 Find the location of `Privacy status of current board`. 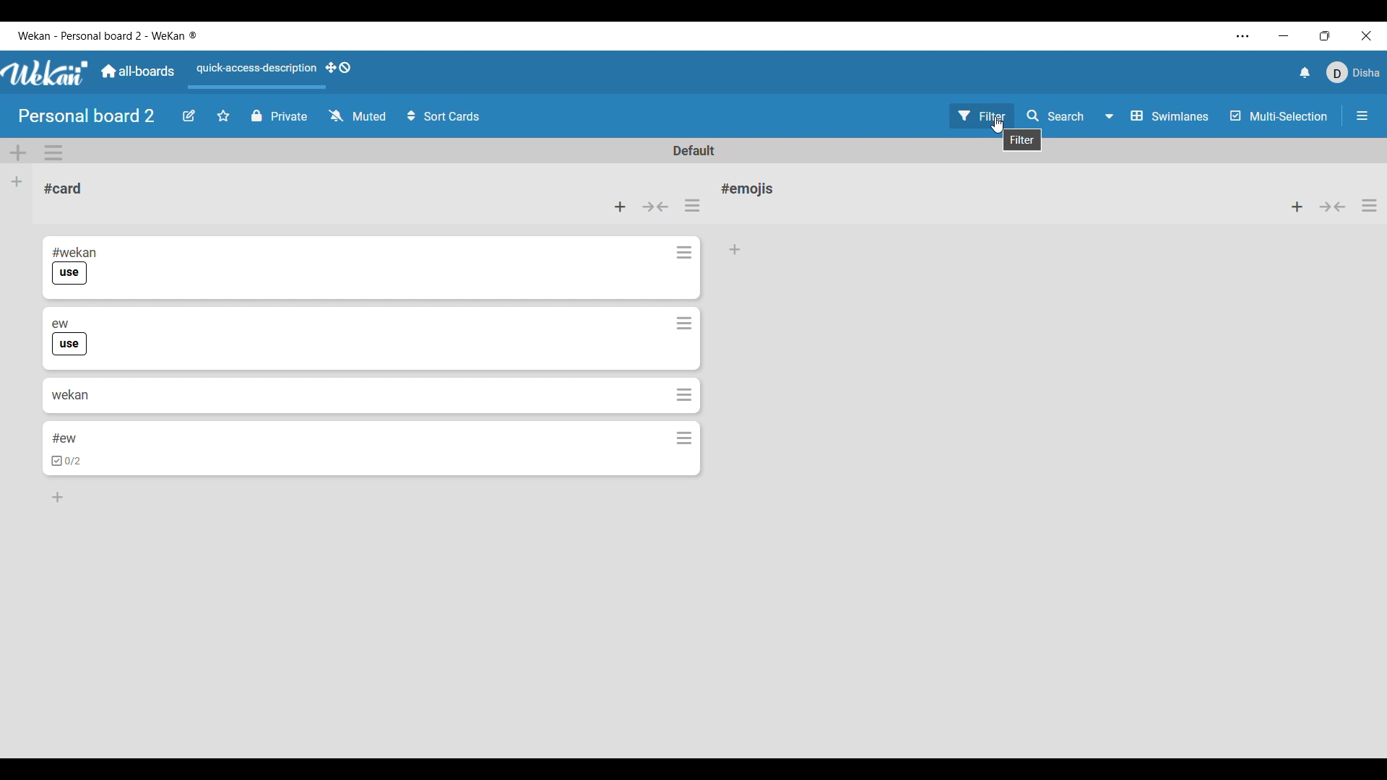

Privacy status of current board is located at coordinates (280, 116).